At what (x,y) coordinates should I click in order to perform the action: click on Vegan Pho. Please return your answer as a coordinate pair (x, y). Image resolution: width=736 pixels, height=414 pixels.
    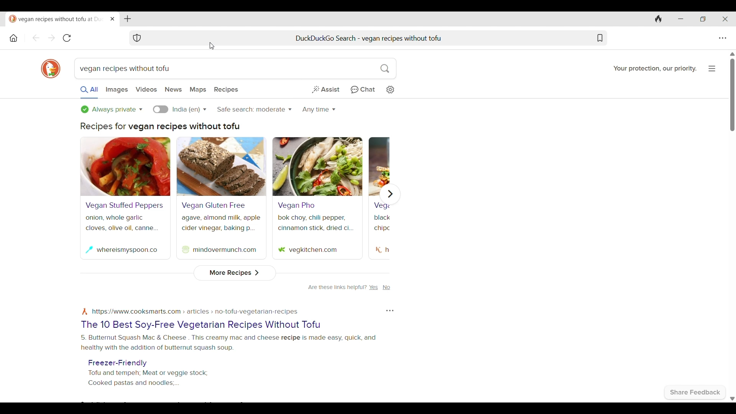
    Looking at the image, I should click on (296, 205).